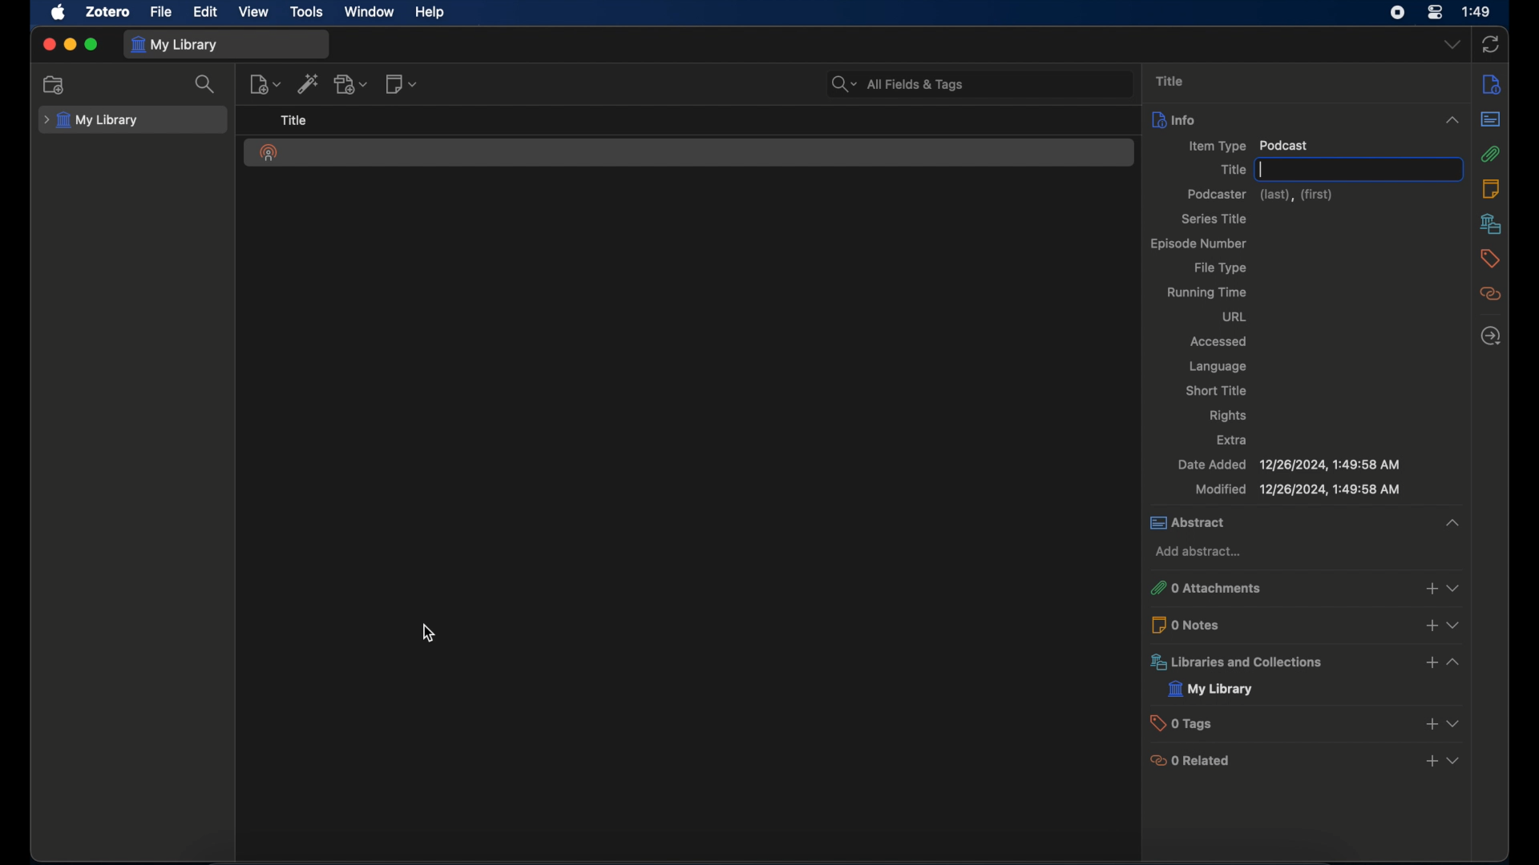 This screenshot has height=865, width=1539. I want to click on running time, so click(1208, 293).